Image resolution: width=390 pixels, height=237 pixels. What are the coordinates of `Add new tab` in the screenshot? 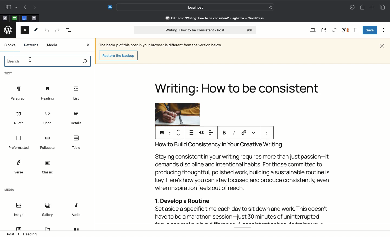 It's located at (373, 7).